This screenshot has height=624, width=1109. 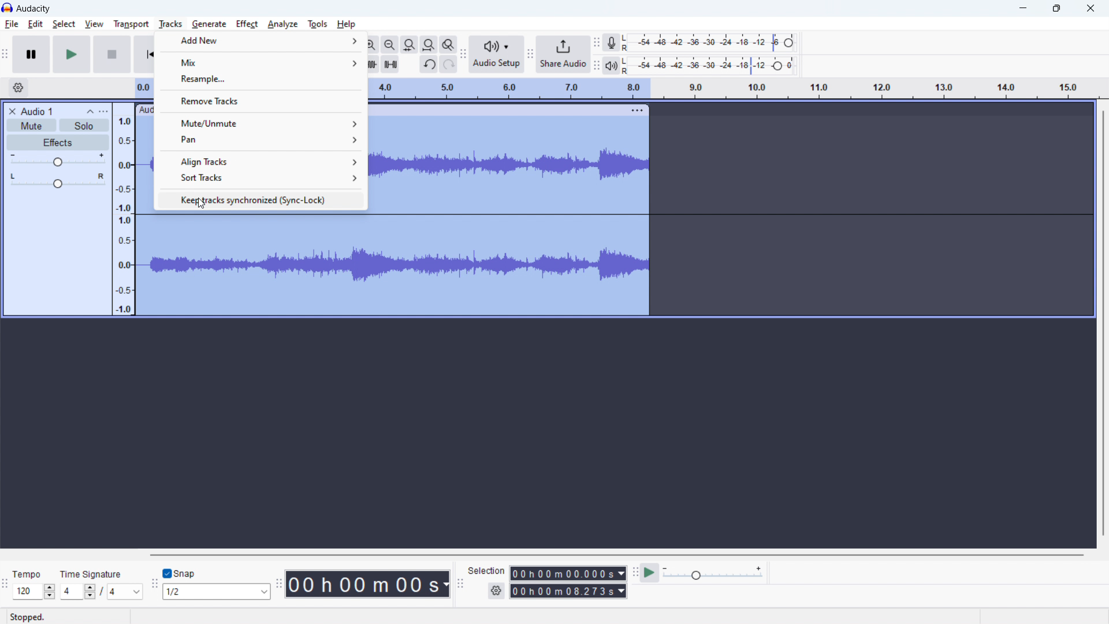 What do you see at coordinates (612, 42) in the screenshot?
I see `recording meter ` at bounding box center [612, 42].